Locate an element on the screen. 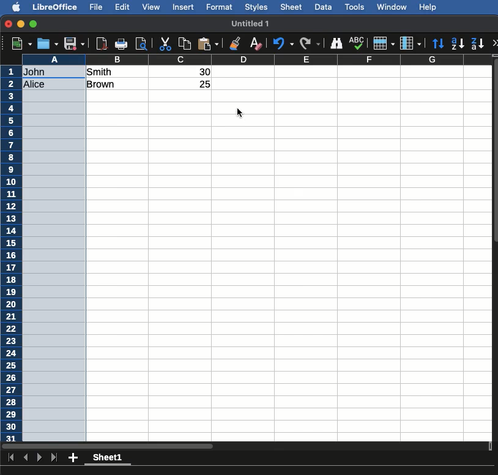 The width and height of the screenshot is (498, 475). Rows is located at coordinates (384, 42).